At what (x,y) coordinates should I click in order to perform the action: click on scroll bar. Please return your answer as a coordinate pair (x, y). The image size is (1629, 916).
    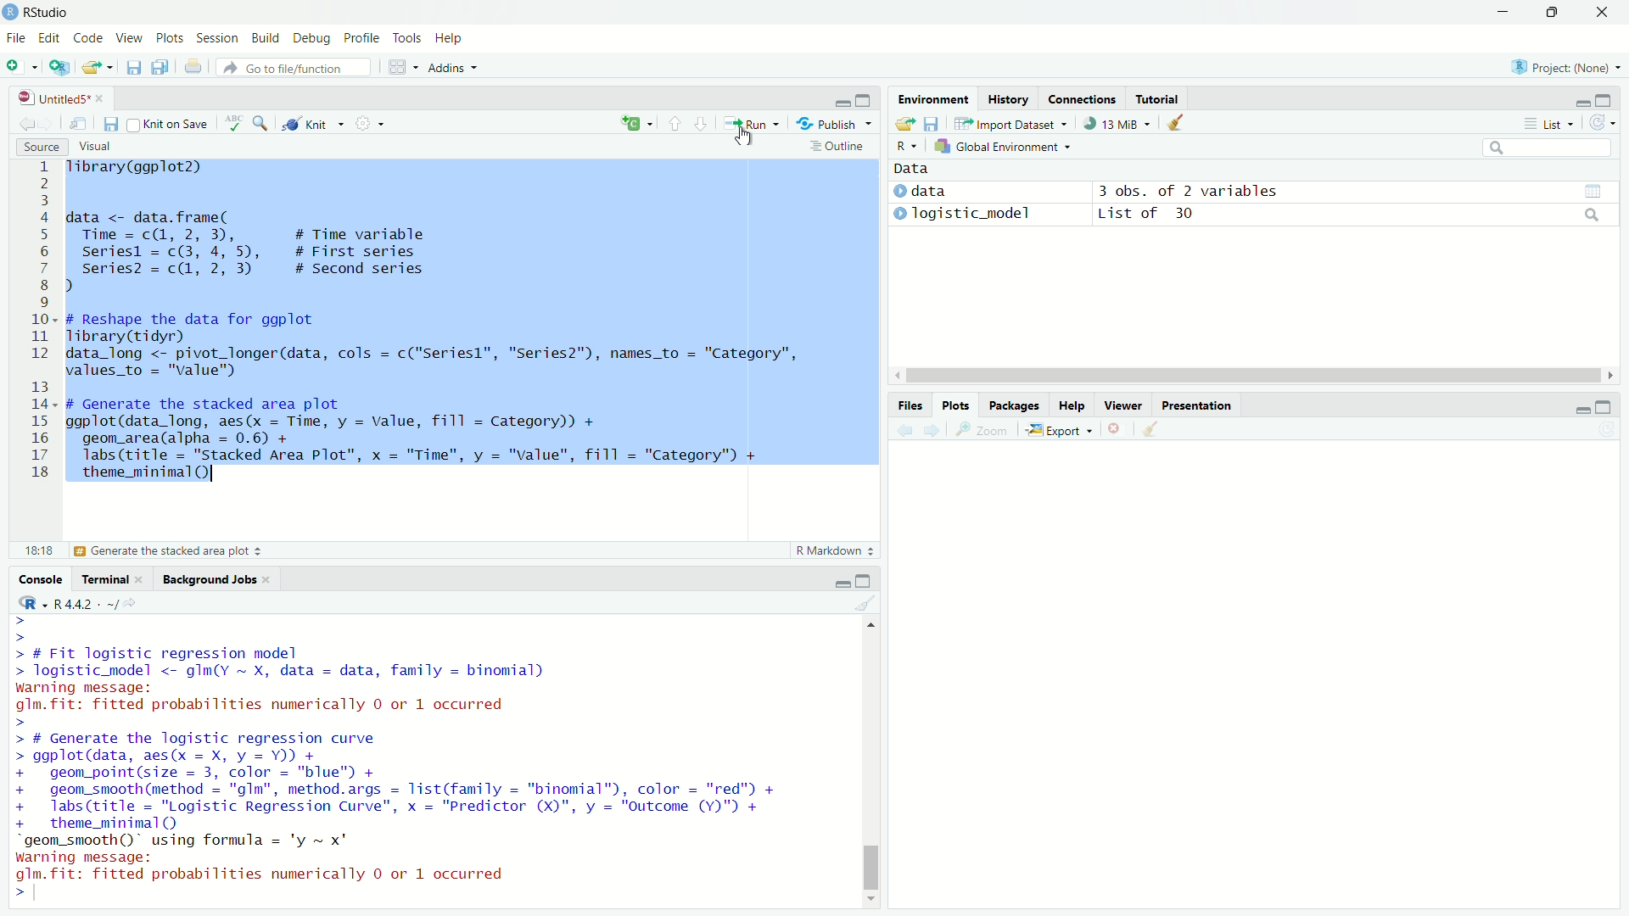
    Looking at the image, I should click on (1250, 377).